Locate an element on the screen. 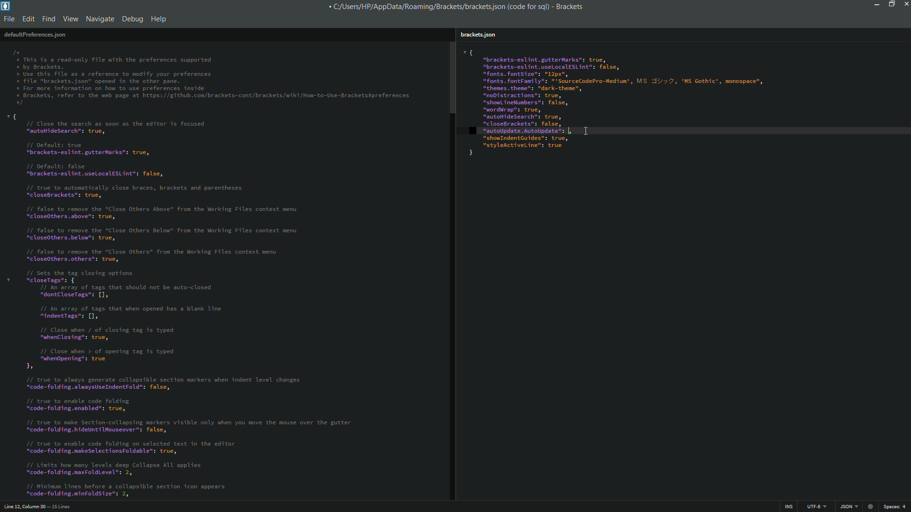 This screenshot has width=911, height=512. v{
// Close the search as soon as the editor is focused
“autoHidesearch": true,
// Default: true
“brackets-eslint.gutterMarks": true,
// Default: false
"brackets-eslint.useLocalesLint": false,
// true to automatically close braces, brackets and parentheses
"closeBrackets": true,
// false to remove the "Close Others Above" from the Working Files context menu
"closeothers.above": true,
// false to remove the "Close Others Below" from the Working Files context menu
"closeothers.below": true,
// false to remove the "Close Others" from the Working Files context menu
"closeOthers. others": true,
/1 sets the tag closing options
* “closeTags": {
// An array of tags that should not be auto-closed
"dontCloseTags": [1,
// An array of tags that when opened has a blank line
"indentTags": [1,
// Close when / of closing tag is typed
"whenClosing": true,
// Close when > of opening tag is typed
"whenOpening": true
by
// true to always generate collapsible section markers when indent level changes
"code-folding.alwaysUseIndentFold": false,
// true to enable code folding
"code-folding.enabled": true,
// true to make Section-collapsing markers visible only when you move the mouse over the gutter
"code-folding.hideuntilMouseover®: false,
// true to enable code folding on selected text in the editor
"code-folding.makeselectionsFoldable": true,
// Limits how many levels deep Collapse ALL applies
"code-folding.maxFoldLevel™: 2,
// Minimum Lines before a collapsible section icon appears
“code-folding.minFoldsize": 2, is located at coordinates (211, 306).